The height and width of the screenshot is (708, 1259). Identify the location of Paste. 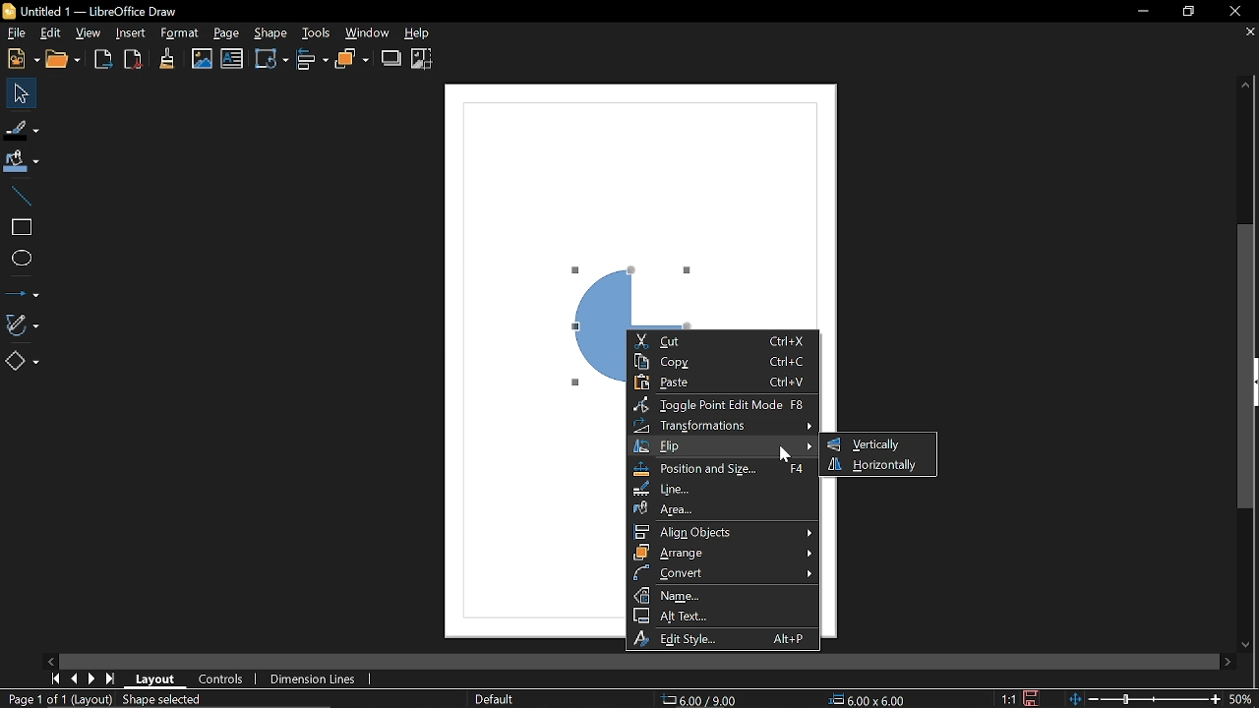
(723, 383).